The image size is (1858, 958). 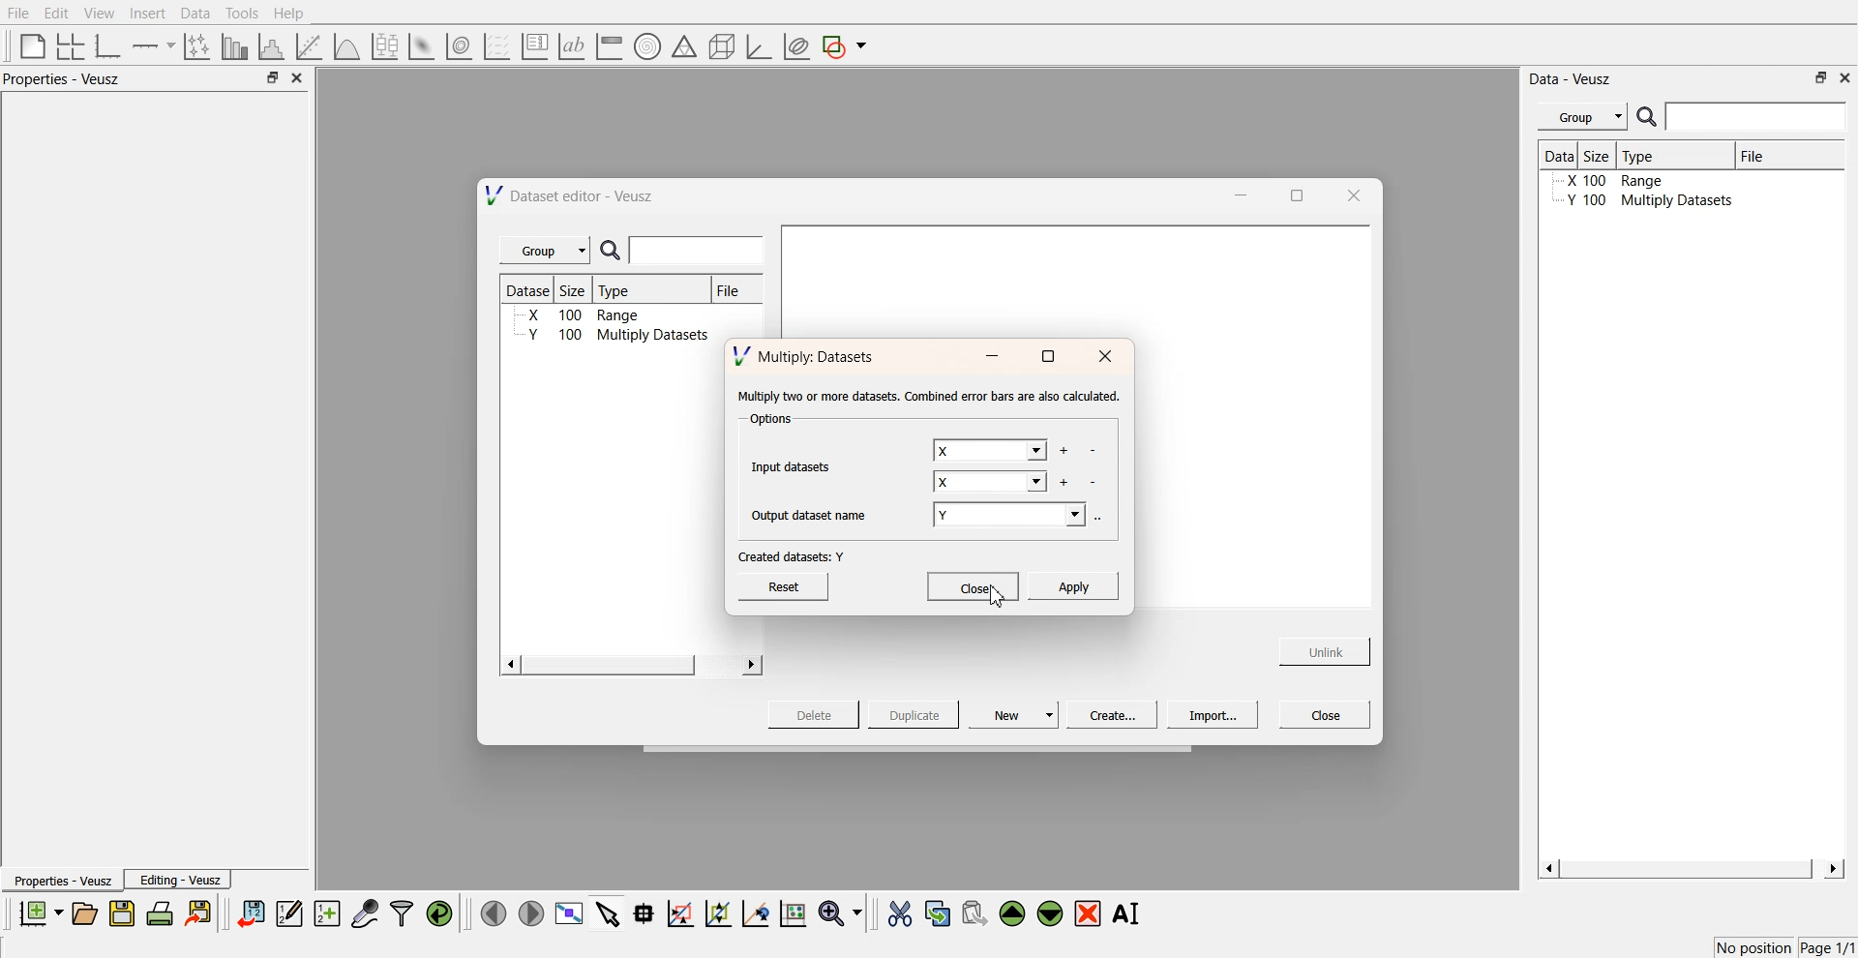 I want to click on plot points with non-orthogonal axes, so click(x=195, y=45).